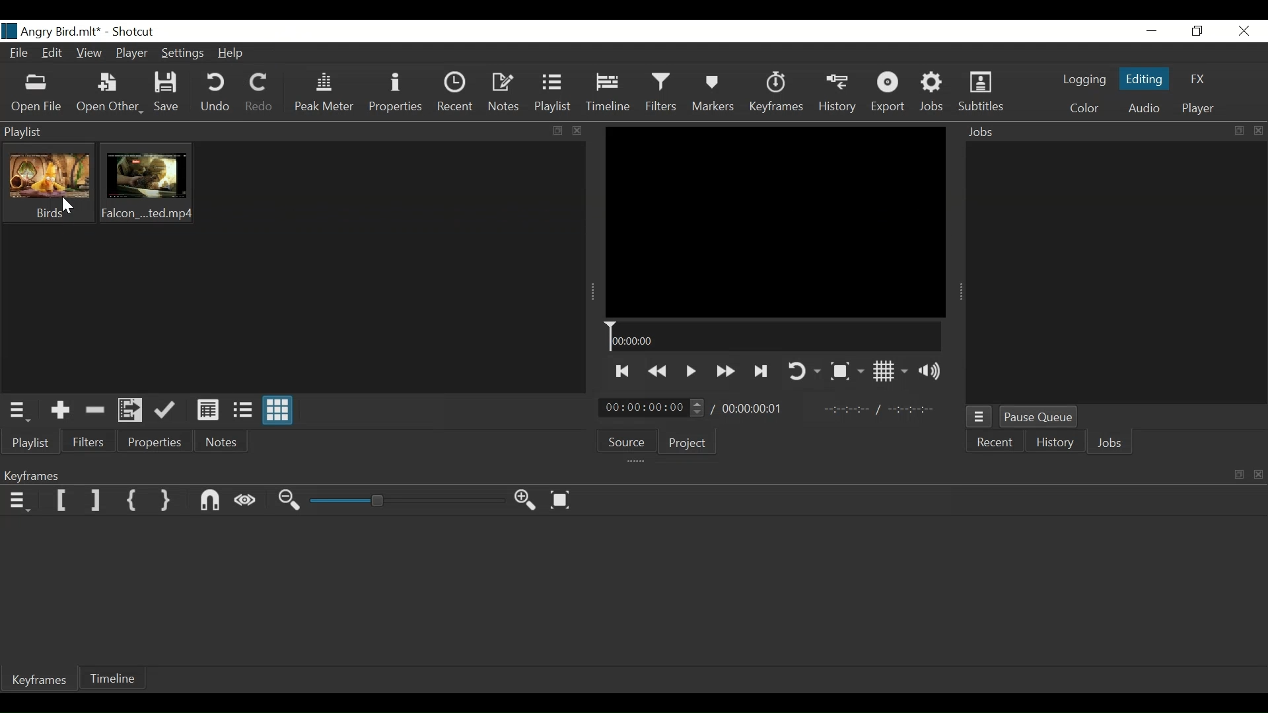  Describe the element at coordinates (623, 371) in the screenshot. I see `Skip to the next point` at that location.